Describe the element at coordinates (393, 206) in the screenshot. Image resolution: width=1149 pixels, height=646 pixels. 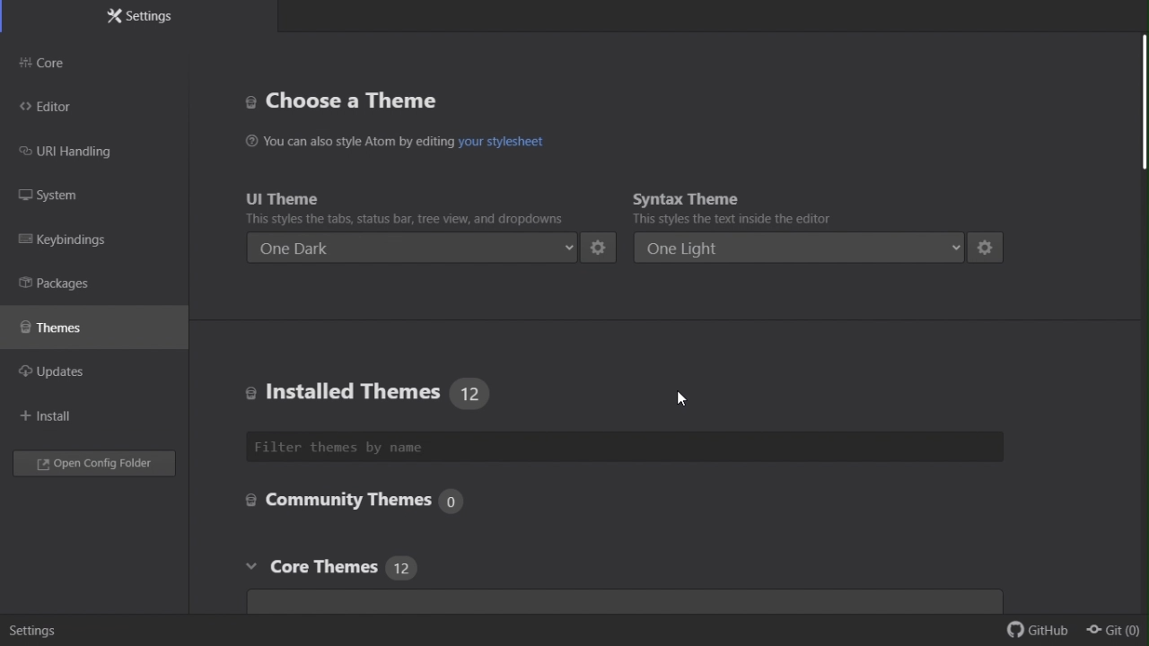
I see `You I theme` at that location.